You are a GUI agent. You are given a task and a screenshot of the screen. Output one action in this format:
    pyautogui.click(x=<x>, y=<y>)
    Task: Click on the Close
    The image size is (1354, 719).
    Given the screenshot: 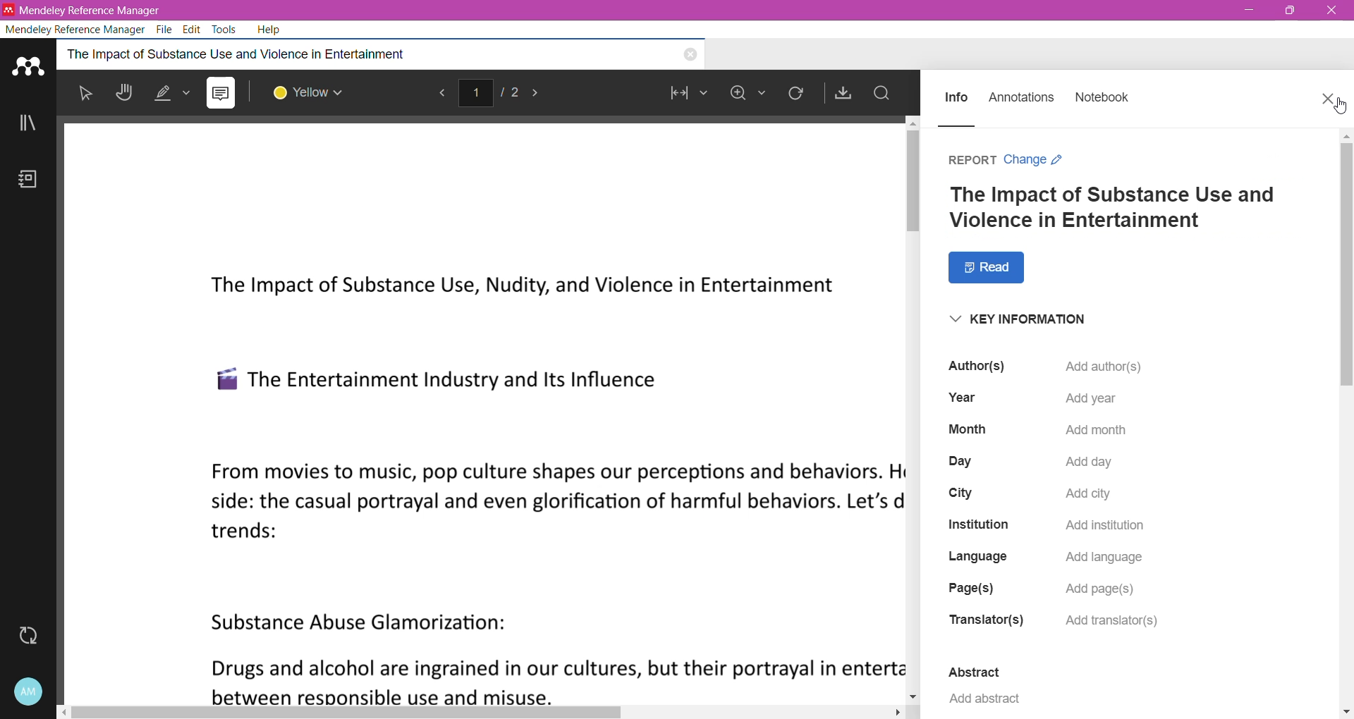 What is the action you would take?
    pyautogui.click(x=1331, y=11)
    